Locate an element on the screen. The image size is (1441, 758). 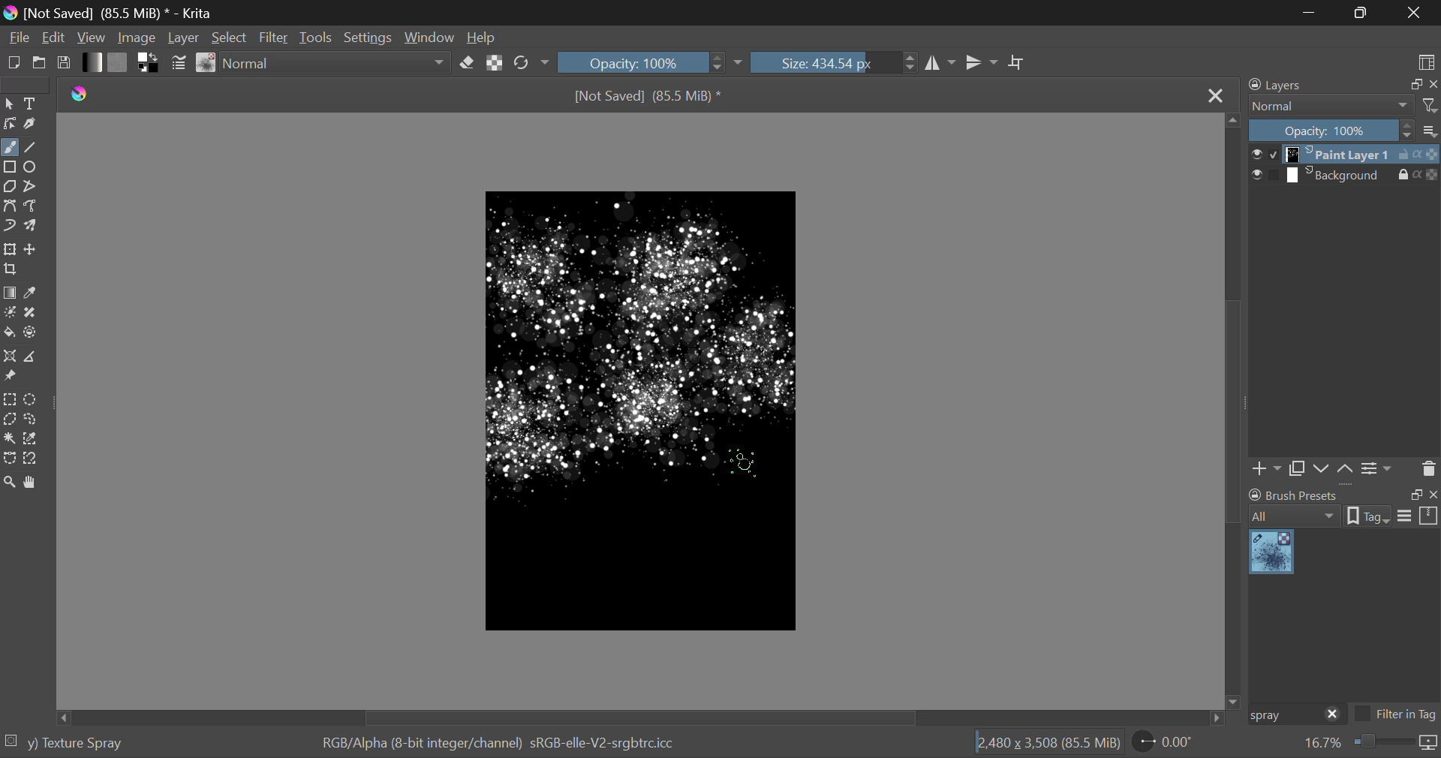
Choose Workspace is located at coordinates (1426, 62).